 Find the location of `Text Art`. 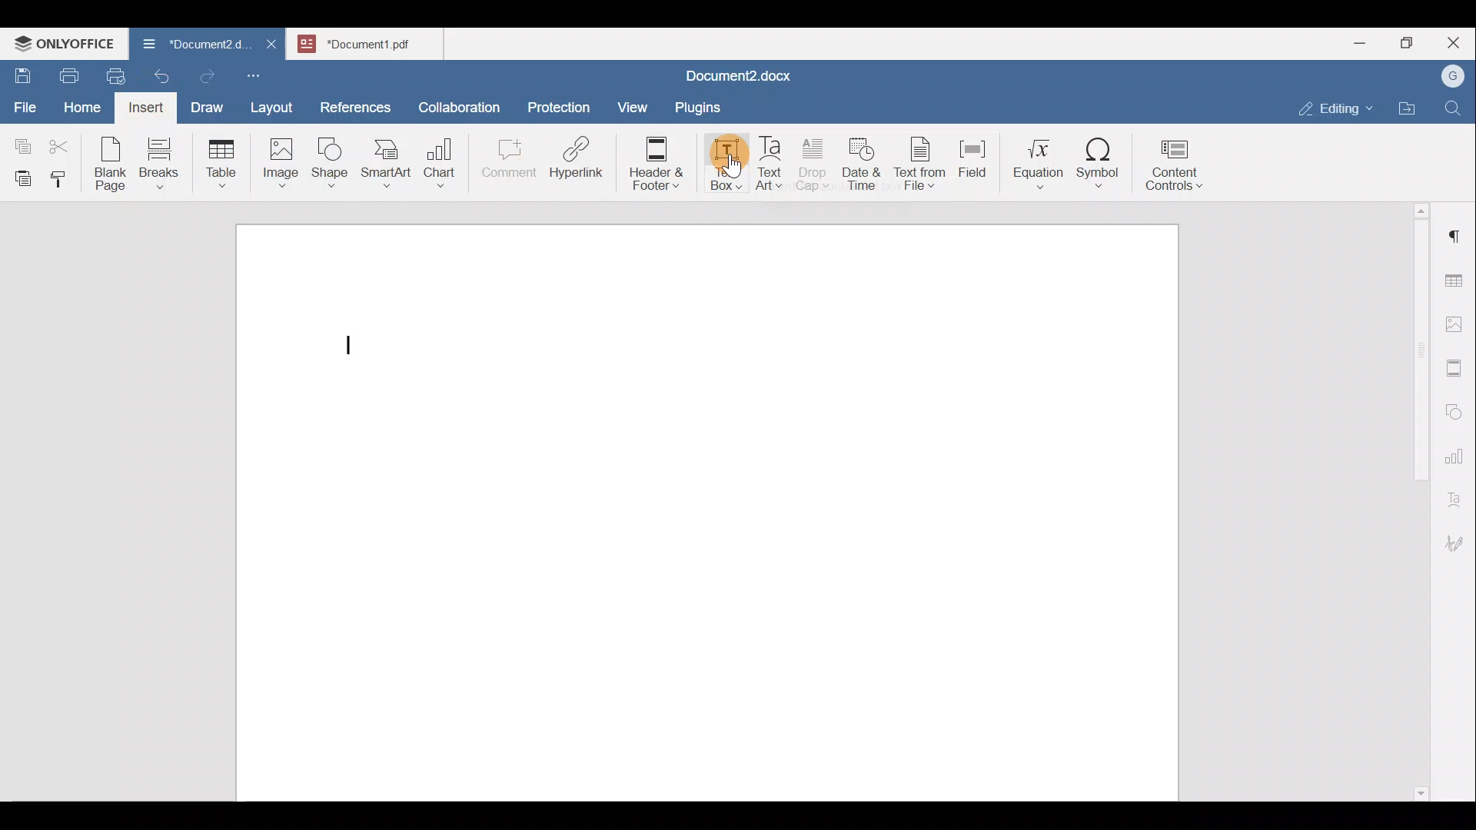

Text Art is located at coordinates (770, 164).